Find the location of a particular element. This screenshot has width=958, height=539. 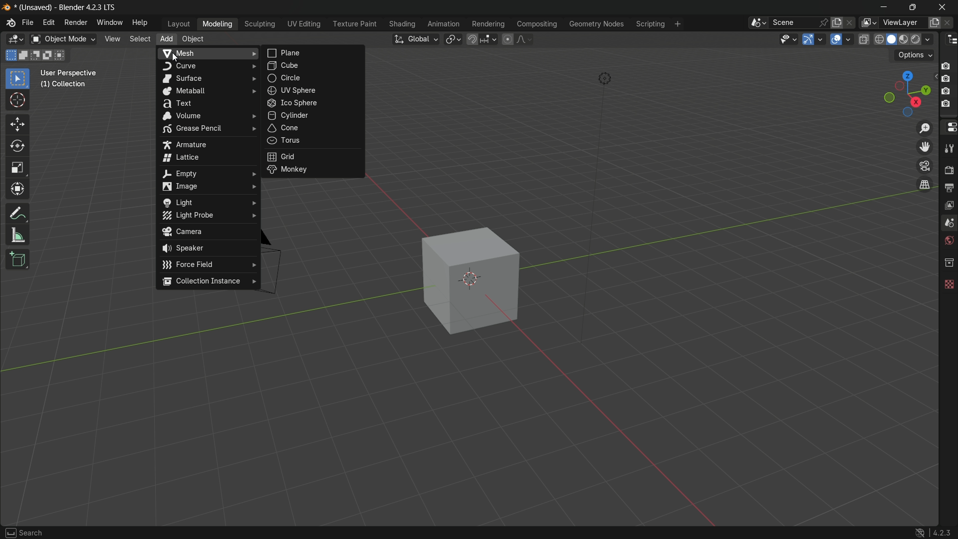

properties is located at coordinates (949, 126).